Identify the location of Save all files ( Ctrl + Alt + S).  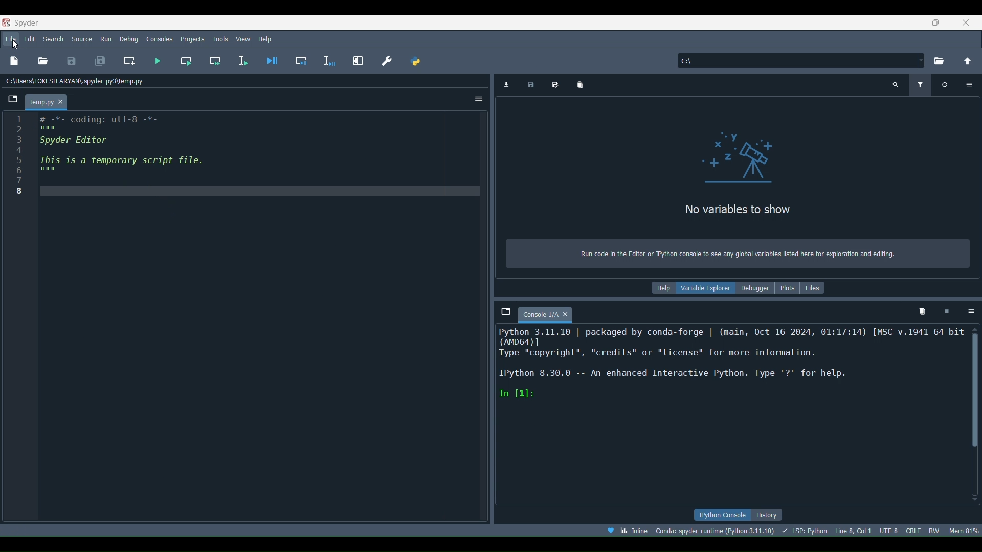
(97, 61).